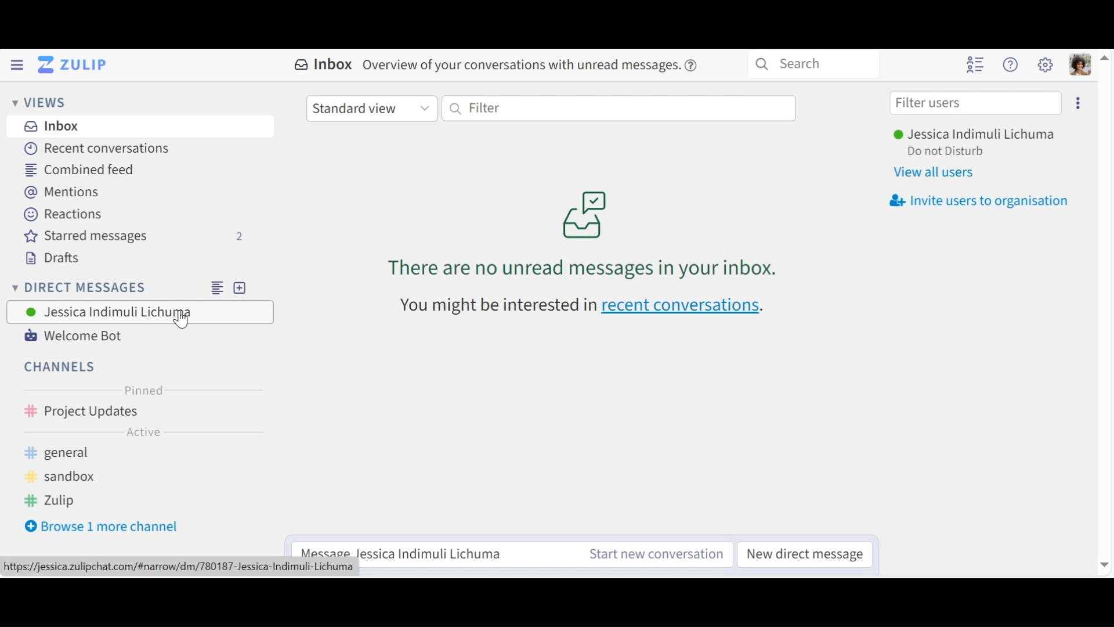 The width and height of the screenshot is (1114, 627). Describe the element at coordinates (935, 173) in the screenshot. I see `View al users` at that location.